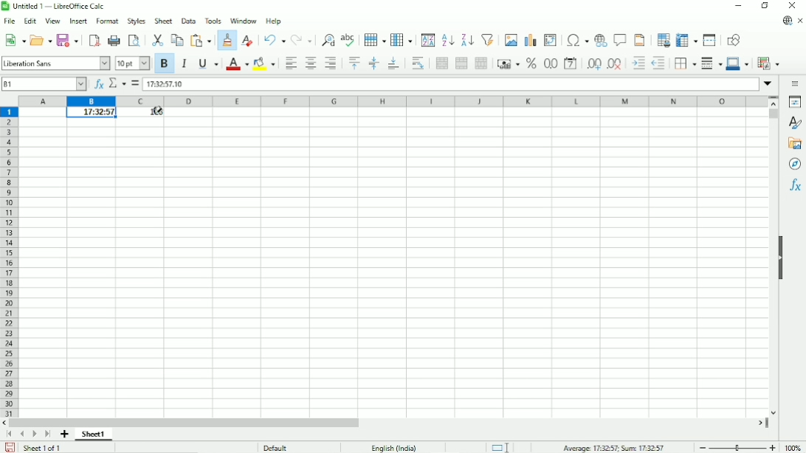 This screenshot has height=453, width=806. What do you see at coordinates (551, 64) in the screenshot?
I see `Format as number` at bounding box center [551, 64].